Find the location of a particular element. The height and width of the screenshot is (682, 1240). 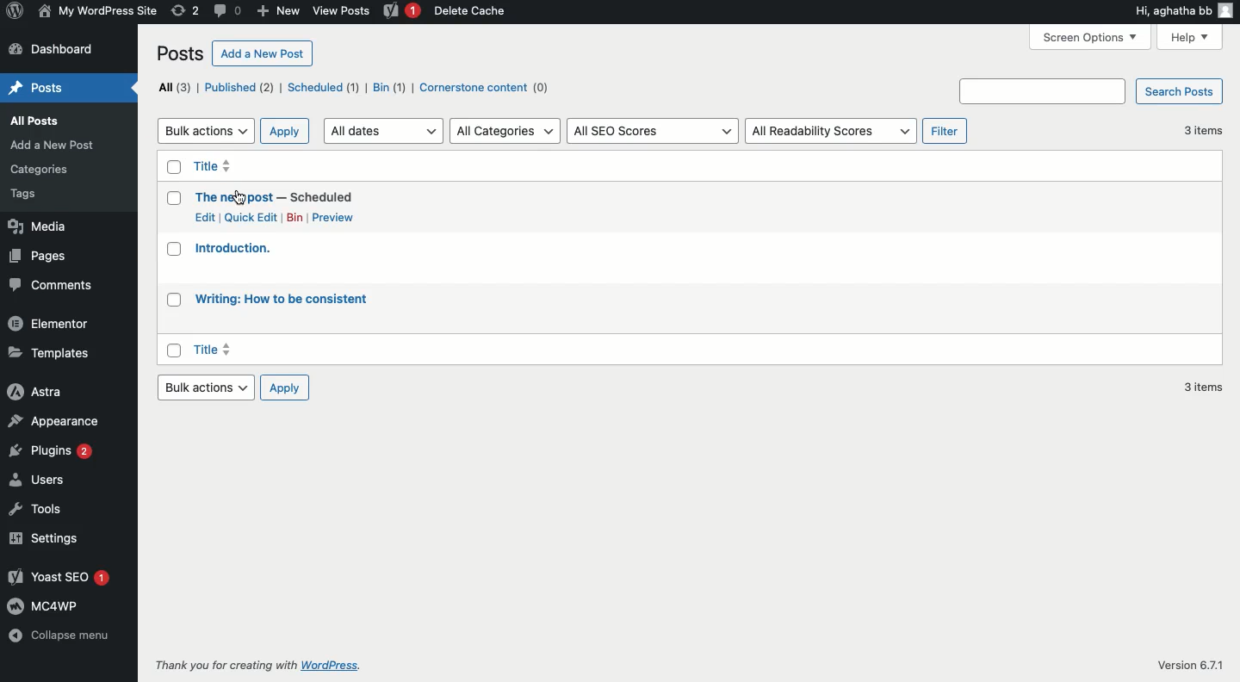

checkbox is located at coordinates (174, 299).